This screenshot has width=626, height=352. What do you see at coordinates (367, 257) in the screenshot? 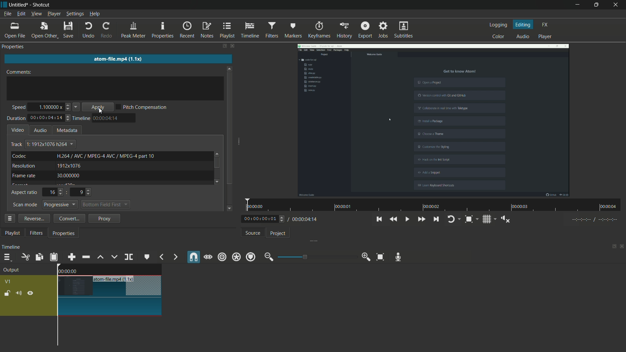
I see `zoom in` at bounding box center [367, 257].